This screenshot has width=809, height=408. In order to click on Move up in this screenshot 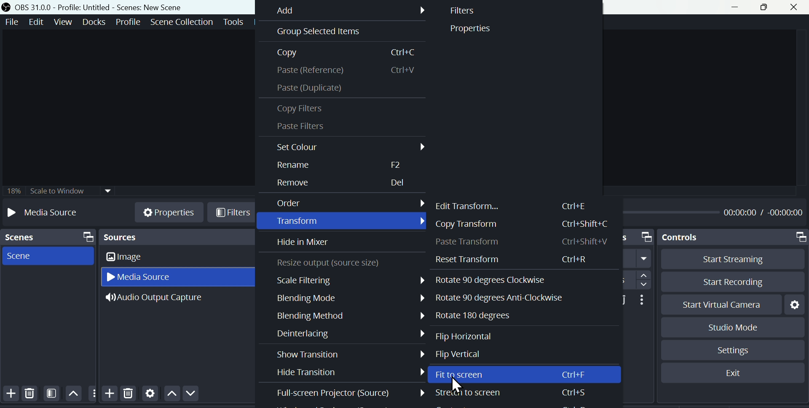, I will do `click(73, 394)`.